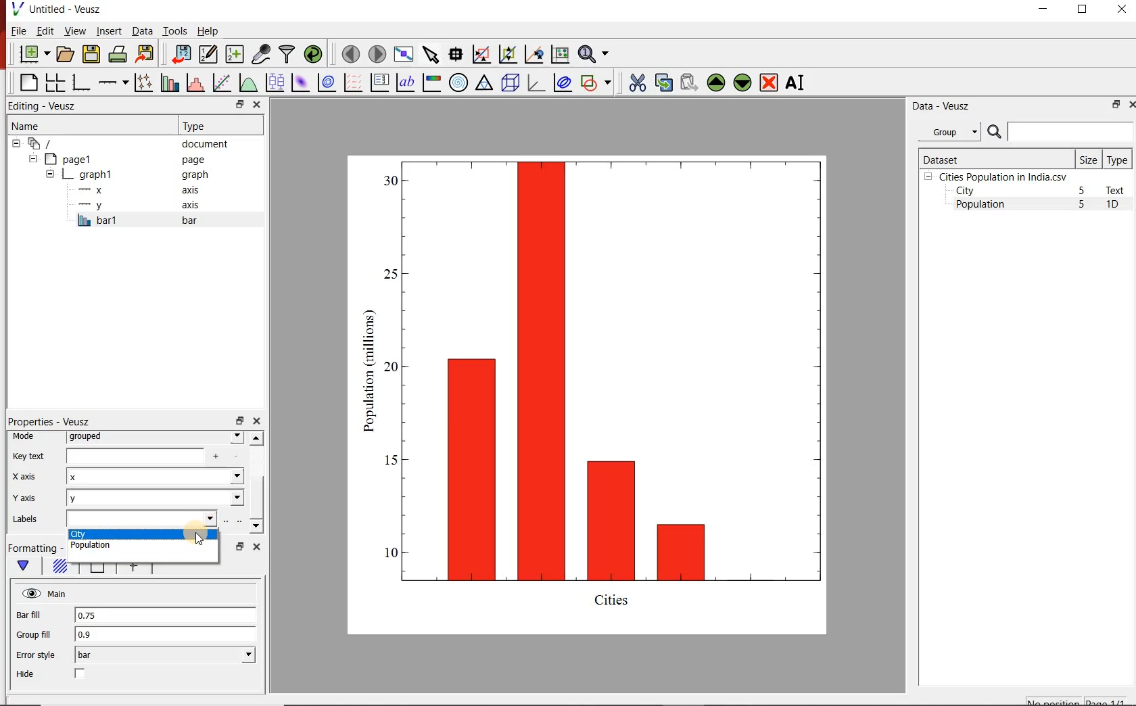 The height and width of the screenshot is (706, 1136). What do you see at coordinates (1083, 9) in the screenshot?
I see `RESTORE` at bounding box center [1083, 9].